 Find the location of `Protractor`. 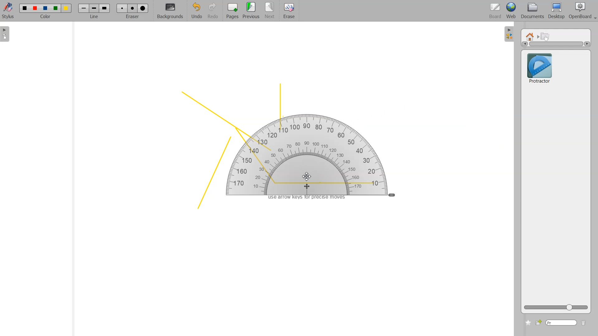

Protractor is located at coordinates (539, 67).